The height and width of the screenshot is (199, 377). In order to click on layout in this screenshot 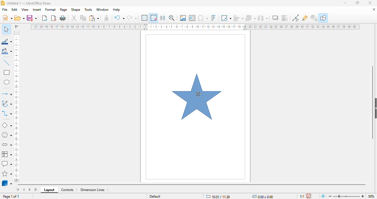, I will do `click(49, 190)`.